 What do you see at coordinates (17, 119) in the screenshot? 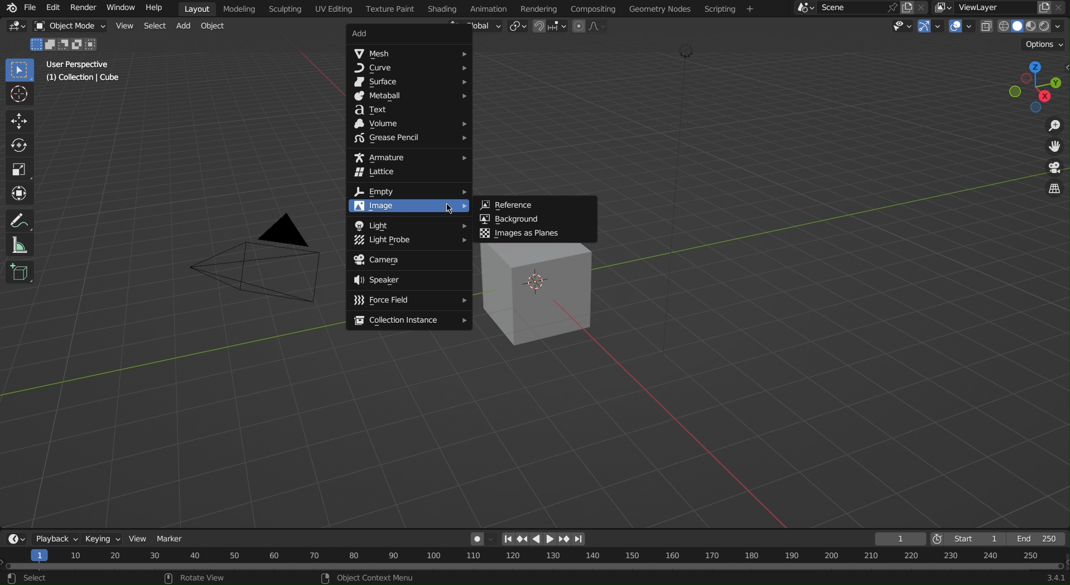
I see `Move` at bounding box center [17, 119].